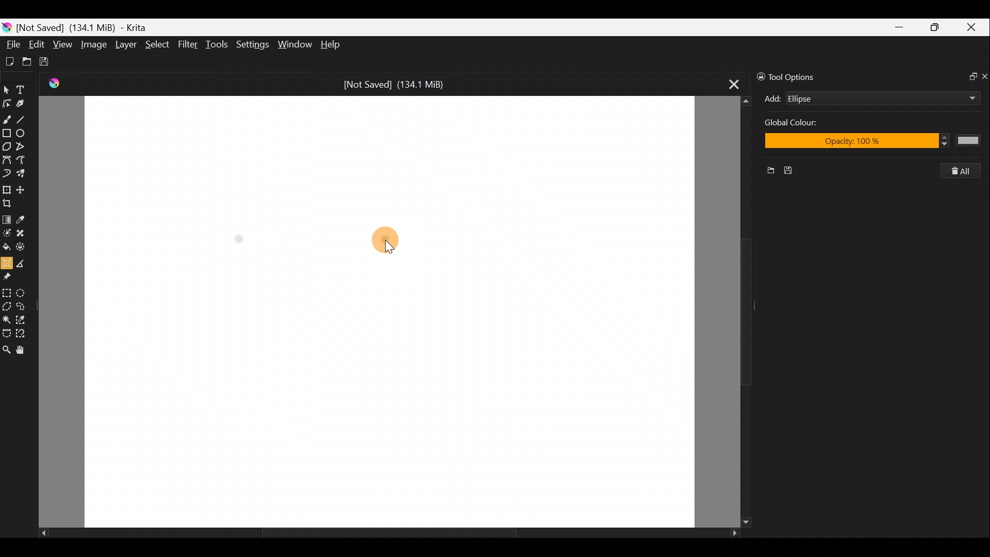  Describe the element at coordinates (963, 96) in the screenshot. I see `Add drop down` at that location.